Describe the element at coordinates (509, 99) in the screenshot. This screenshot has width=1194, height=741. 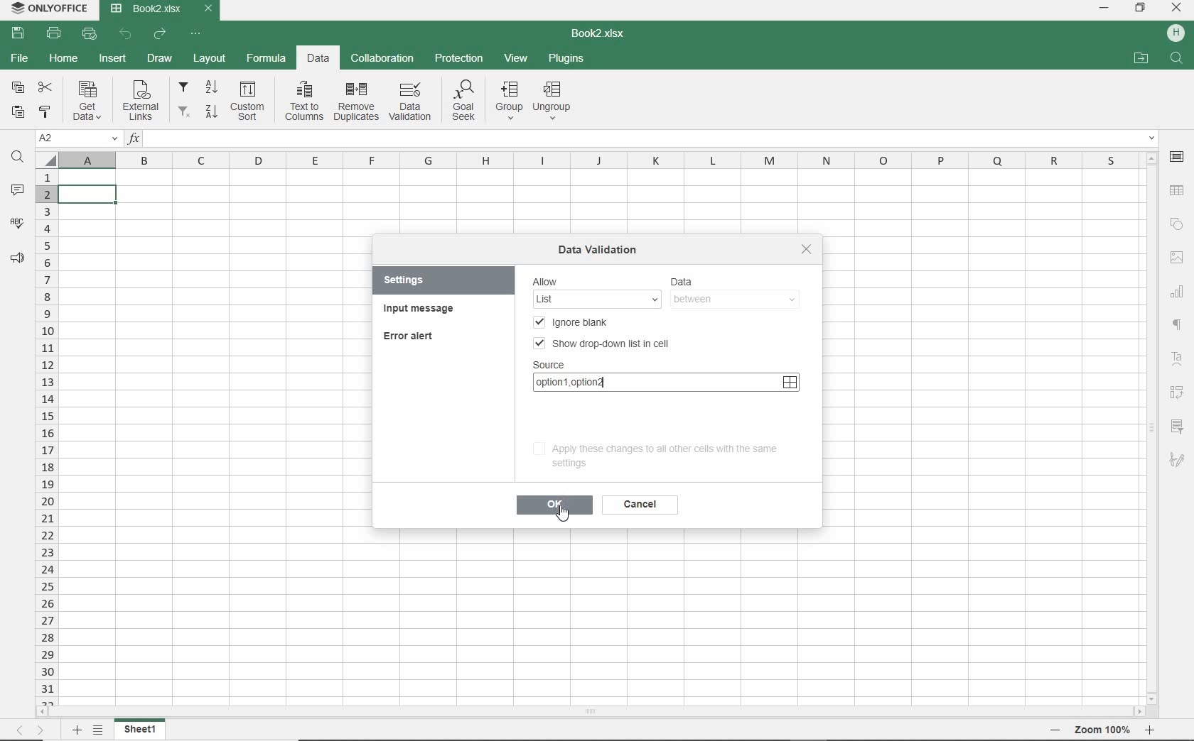
I see `group` at that location.